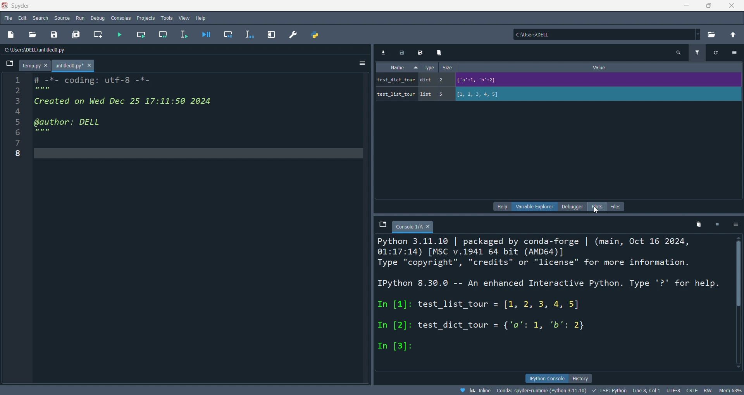  What do you see at coordinates (715, 53) in the screenshot?
I see `refresh` at bounding box center [715, 53].